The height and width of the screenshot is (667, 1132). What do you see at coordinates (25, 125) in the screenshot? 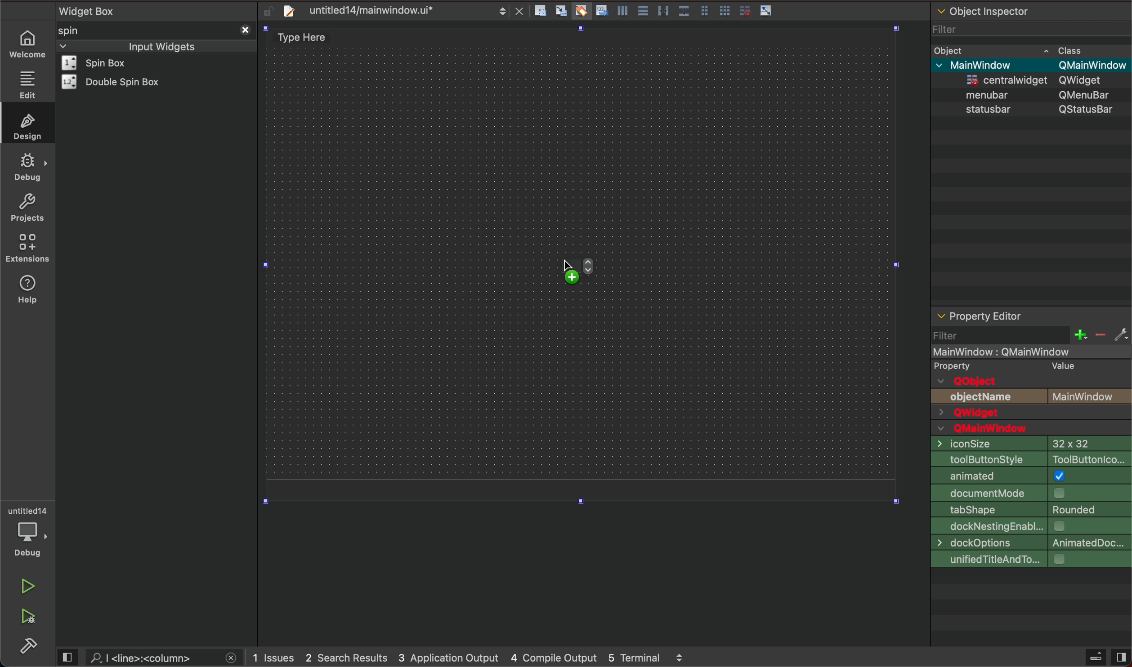
I see `design` at bounding box center [25, 125].